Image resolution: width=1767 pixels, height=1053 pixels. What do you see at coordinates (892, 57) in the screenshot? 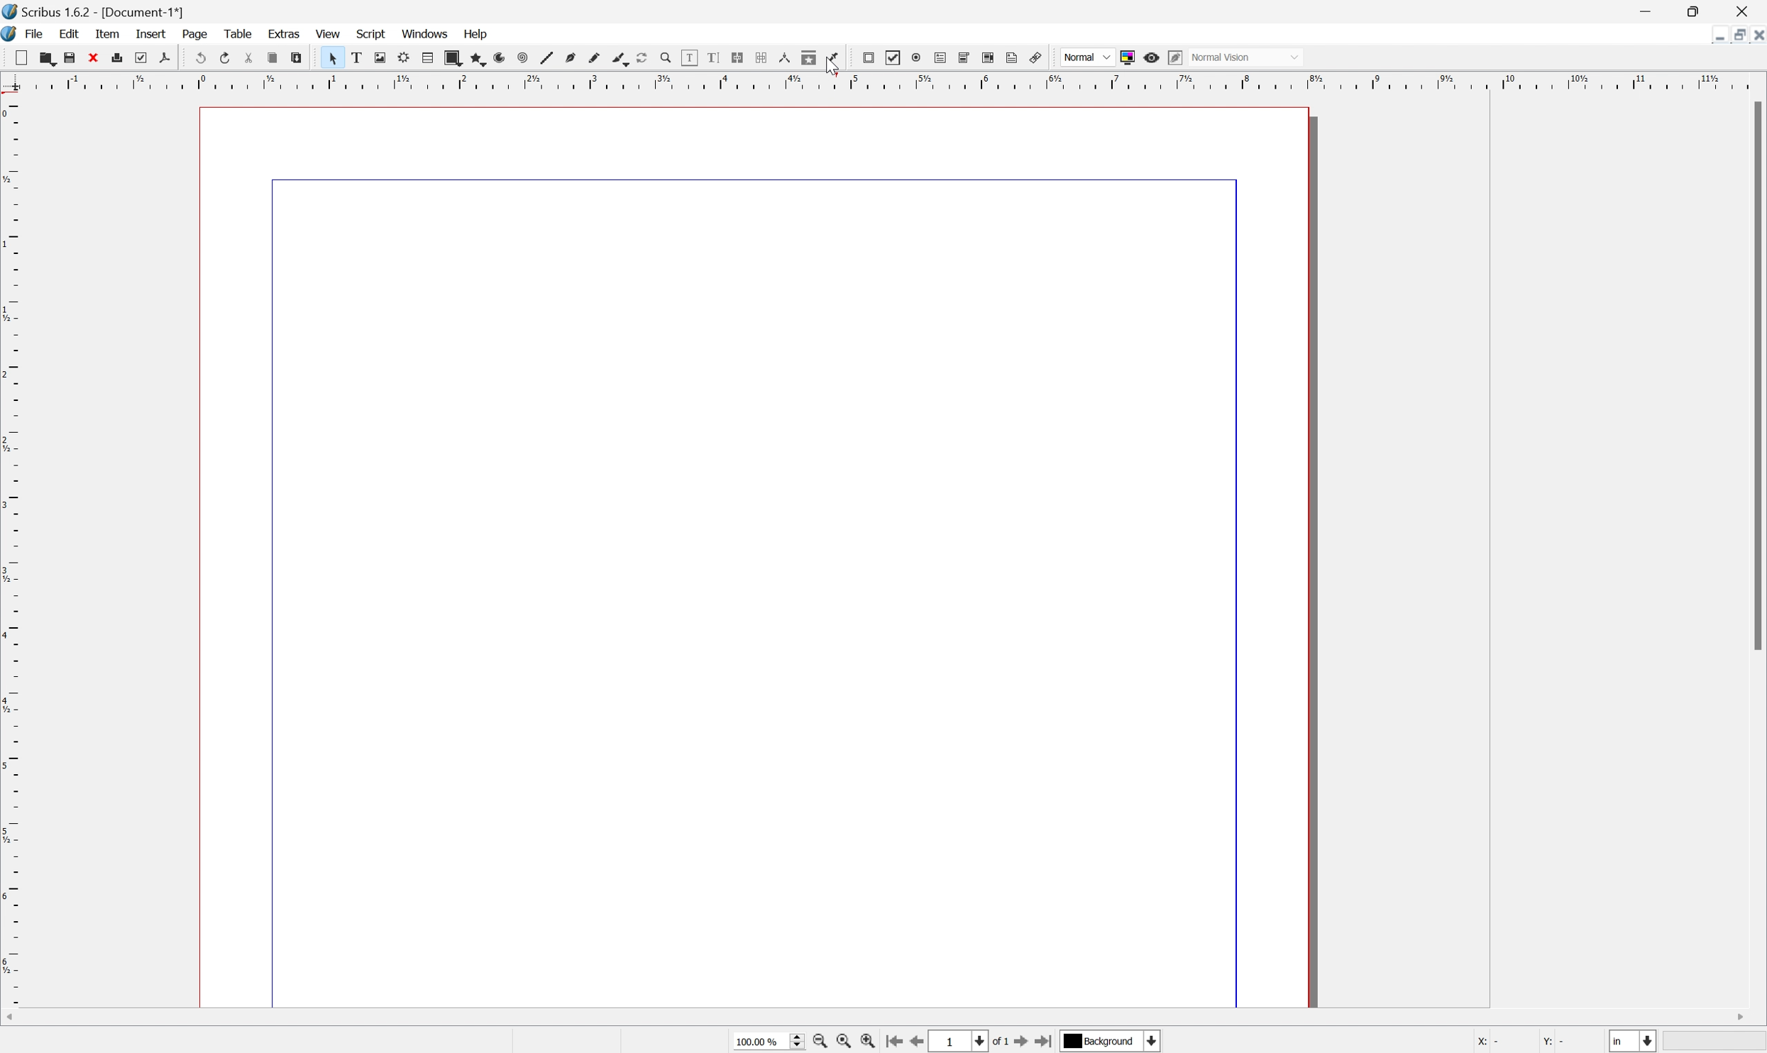
I see `PDF checkbox` at bounding box center [892, 57].